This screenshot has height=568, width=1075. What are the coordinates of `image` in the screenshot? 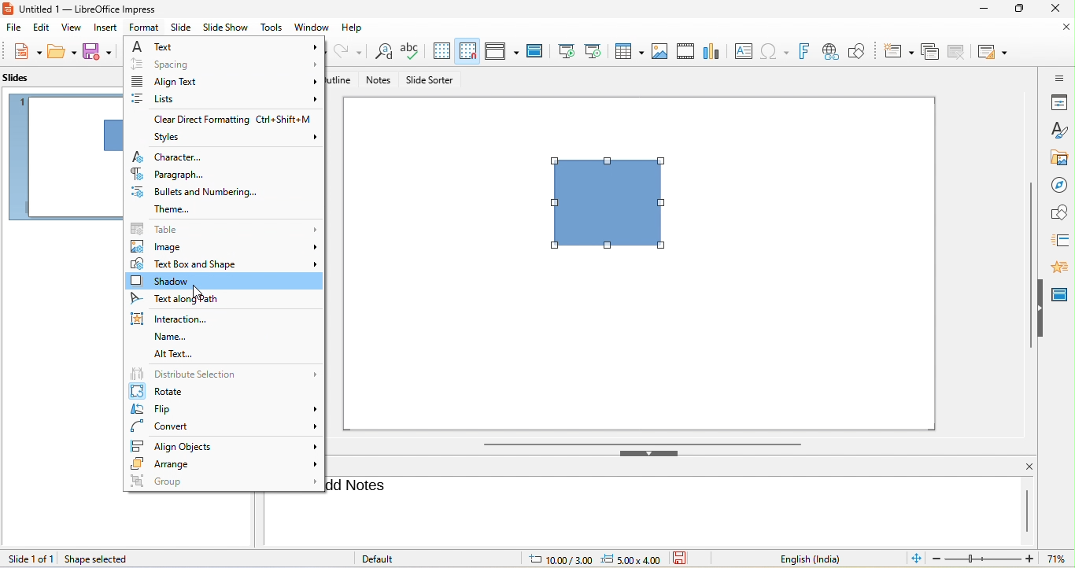 It's located at (225, 247).